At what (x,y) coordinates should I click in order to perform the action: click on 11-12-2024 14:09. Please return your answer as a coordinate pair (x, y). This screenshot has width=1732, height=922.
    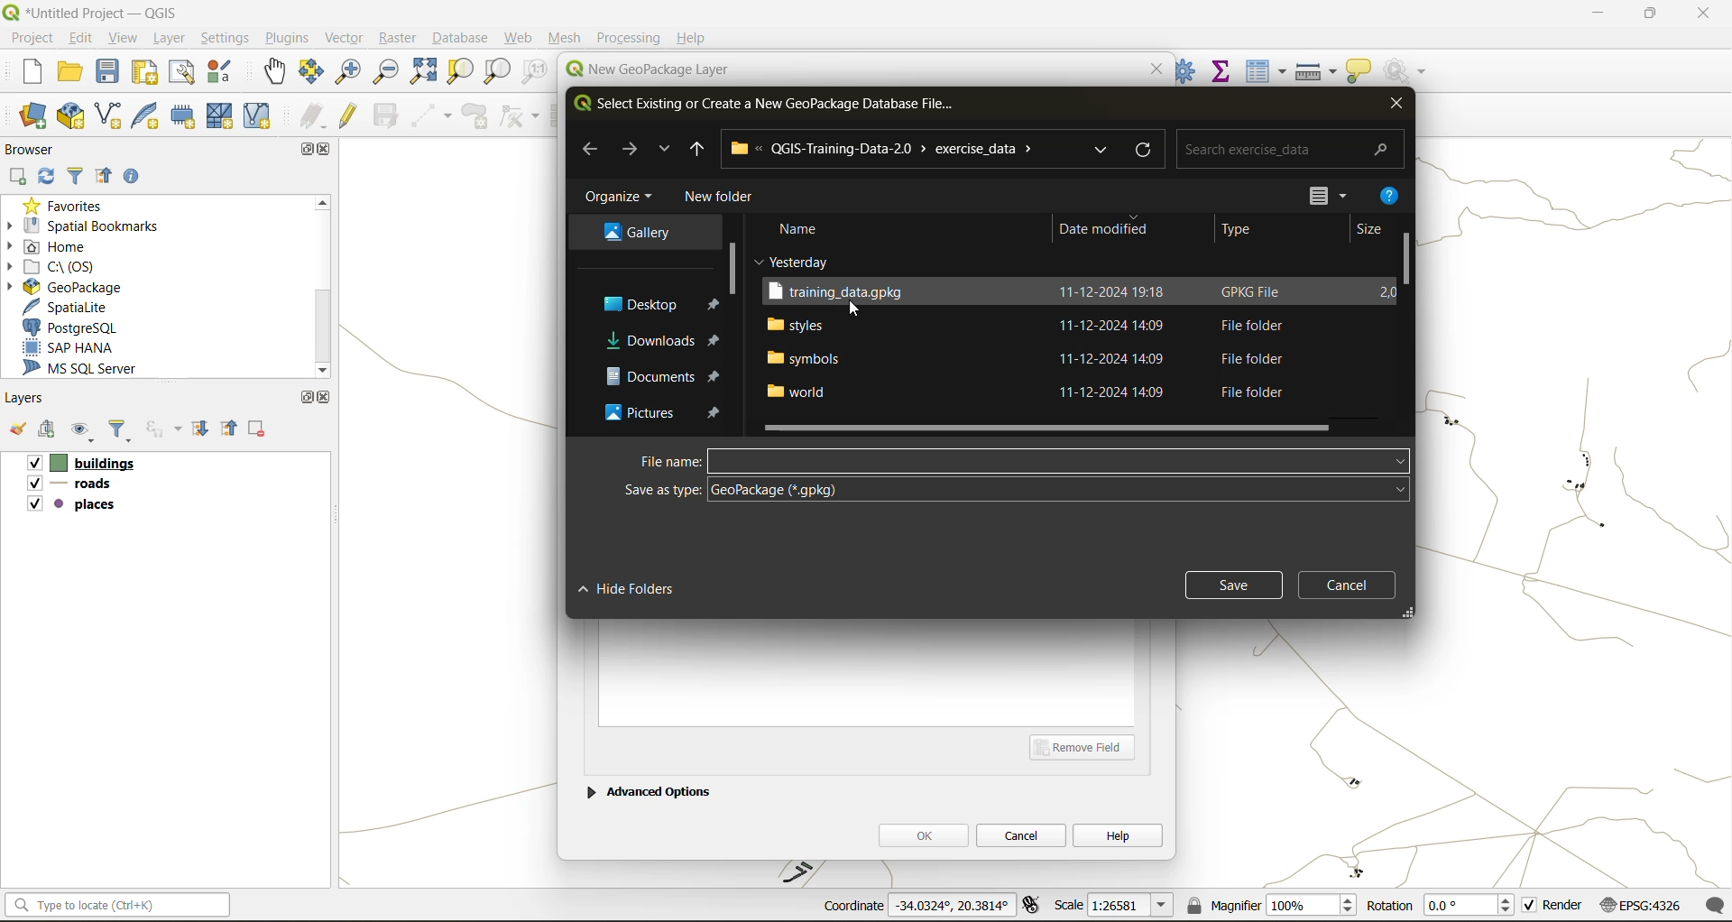
    Looking at the image, I should click on (1117, 393).